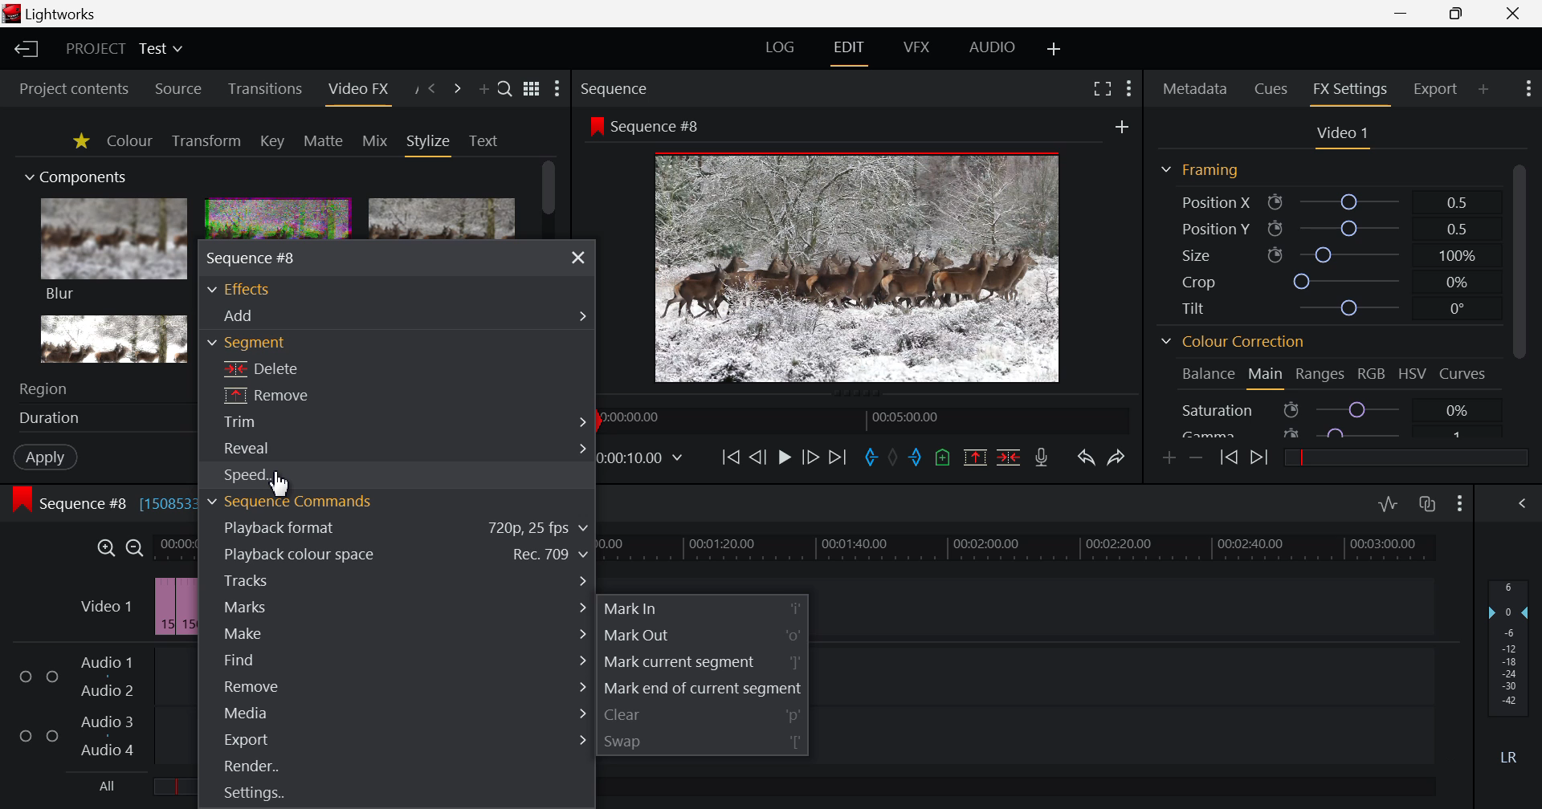  Describe the element at coordinates (396, 313) in the screenshot. I see `Add` at that location.